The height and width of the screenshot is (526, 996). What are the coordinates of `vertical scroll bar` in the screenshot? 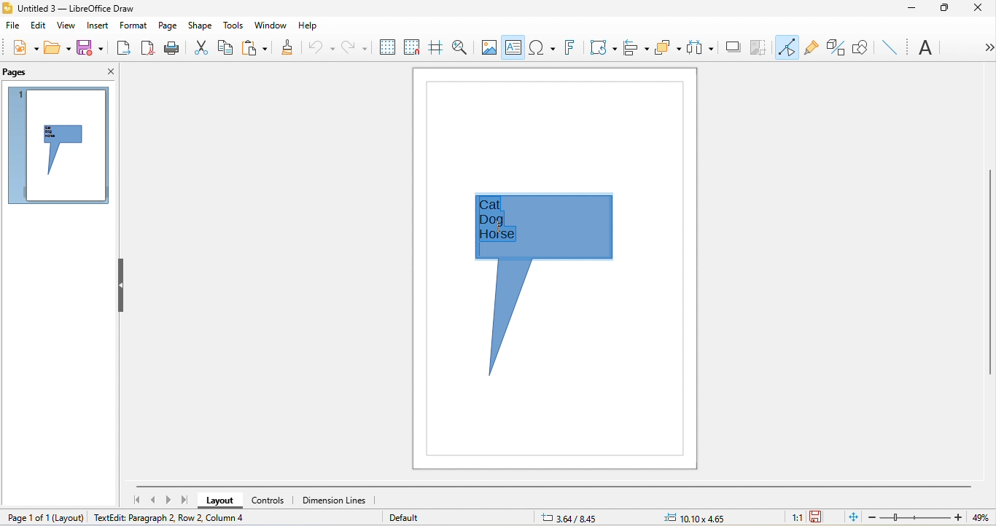 It's located at (989, 275).